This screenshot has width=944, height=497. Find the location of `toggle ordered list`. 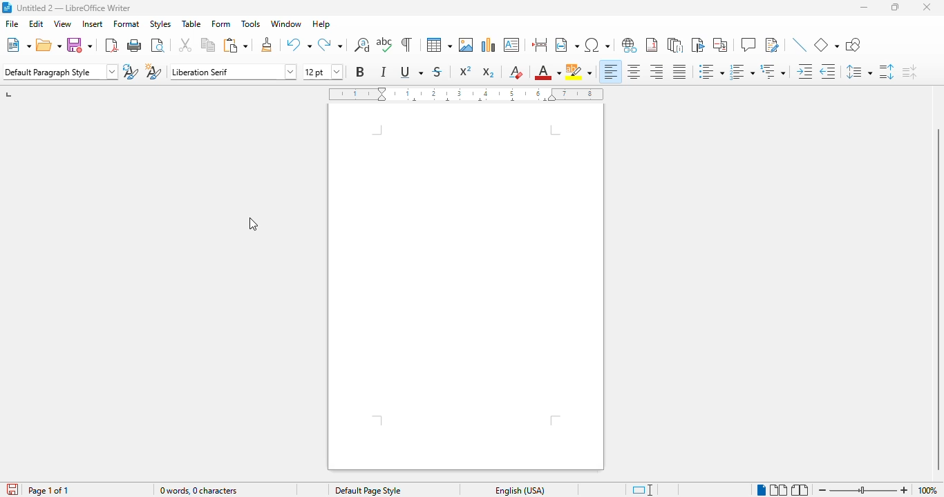

toggle ordered list is located at coordinates (742, 72).